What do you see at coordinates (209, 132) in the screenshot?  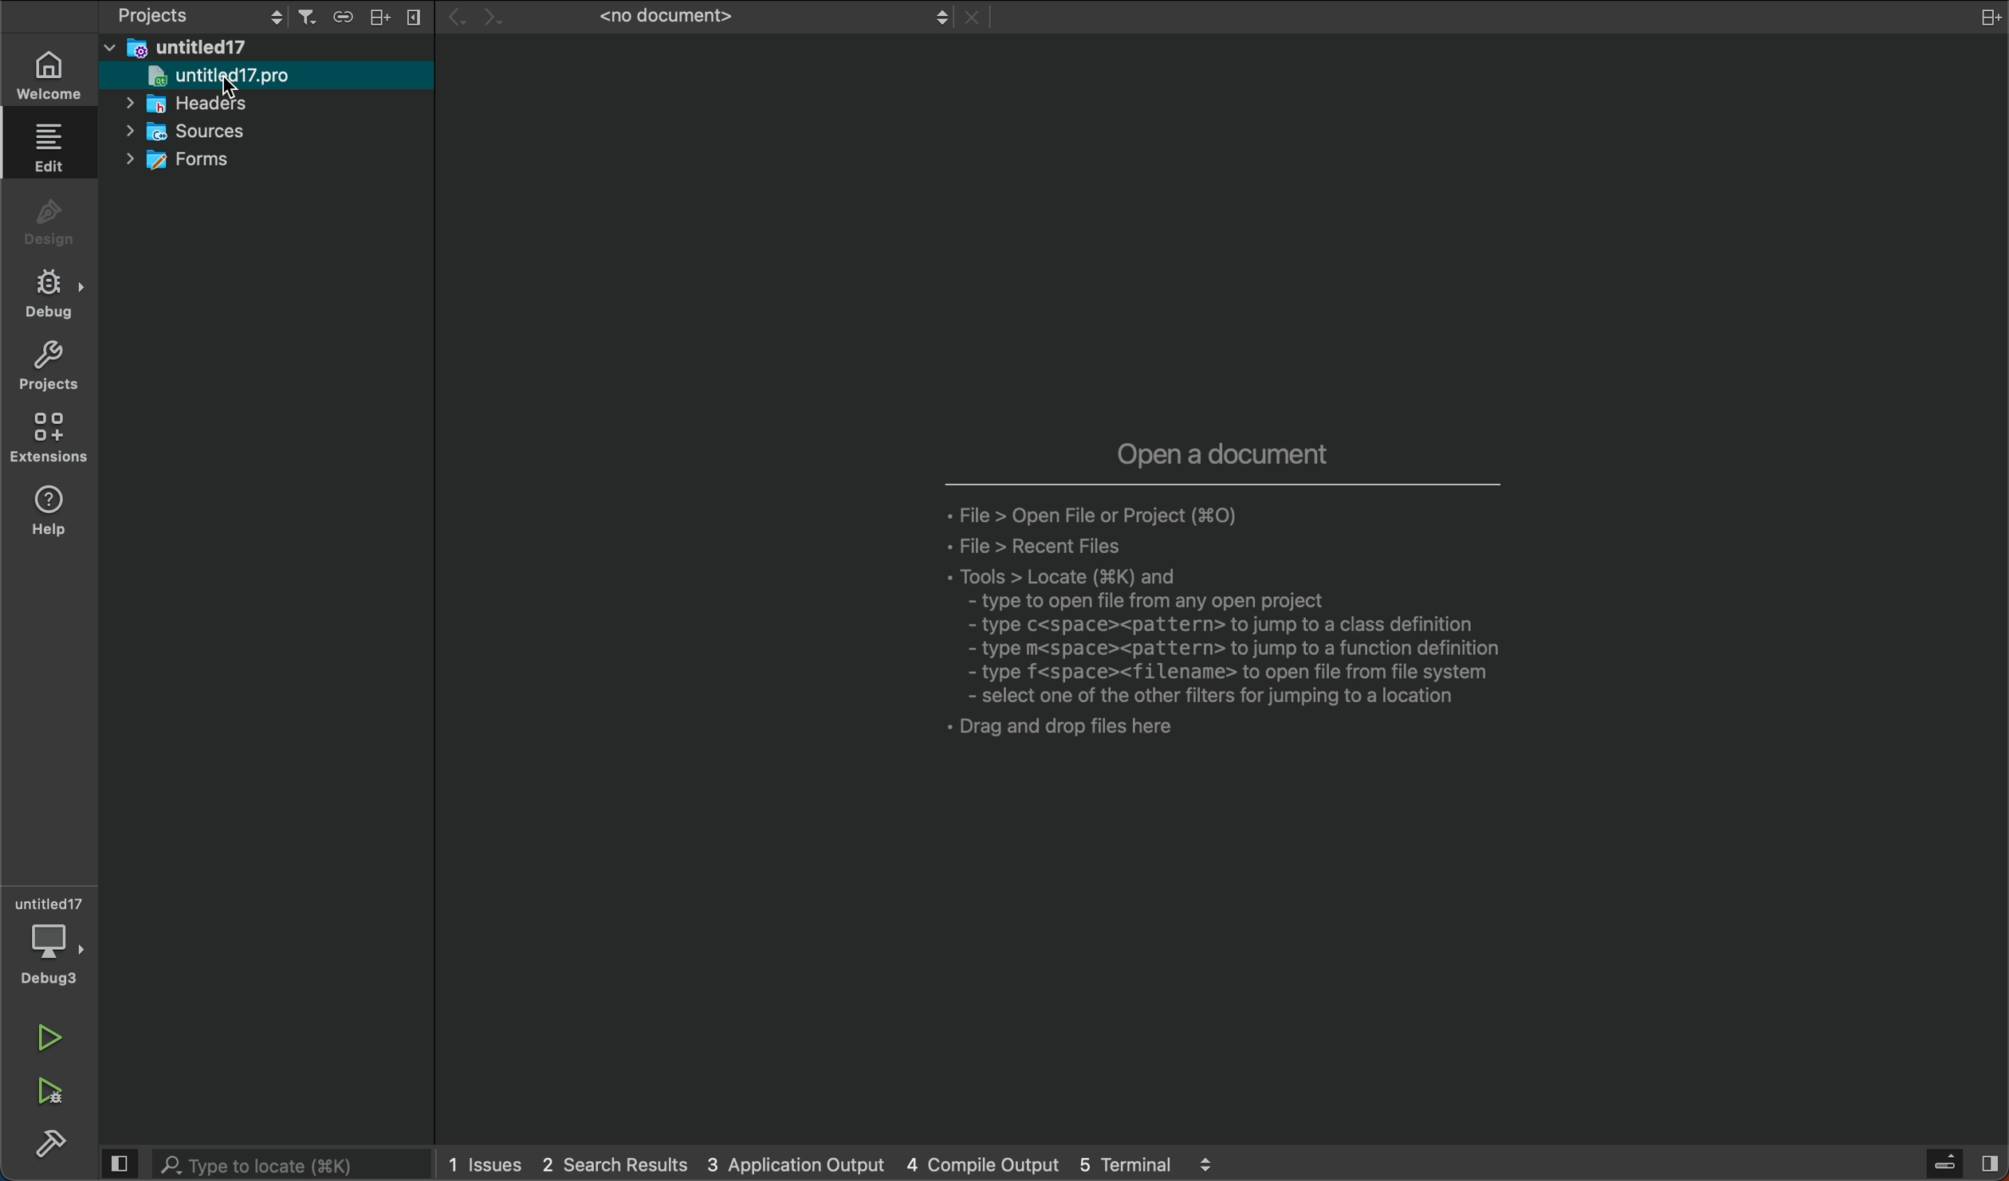 I see `sources` at bounding box center [209, 132].